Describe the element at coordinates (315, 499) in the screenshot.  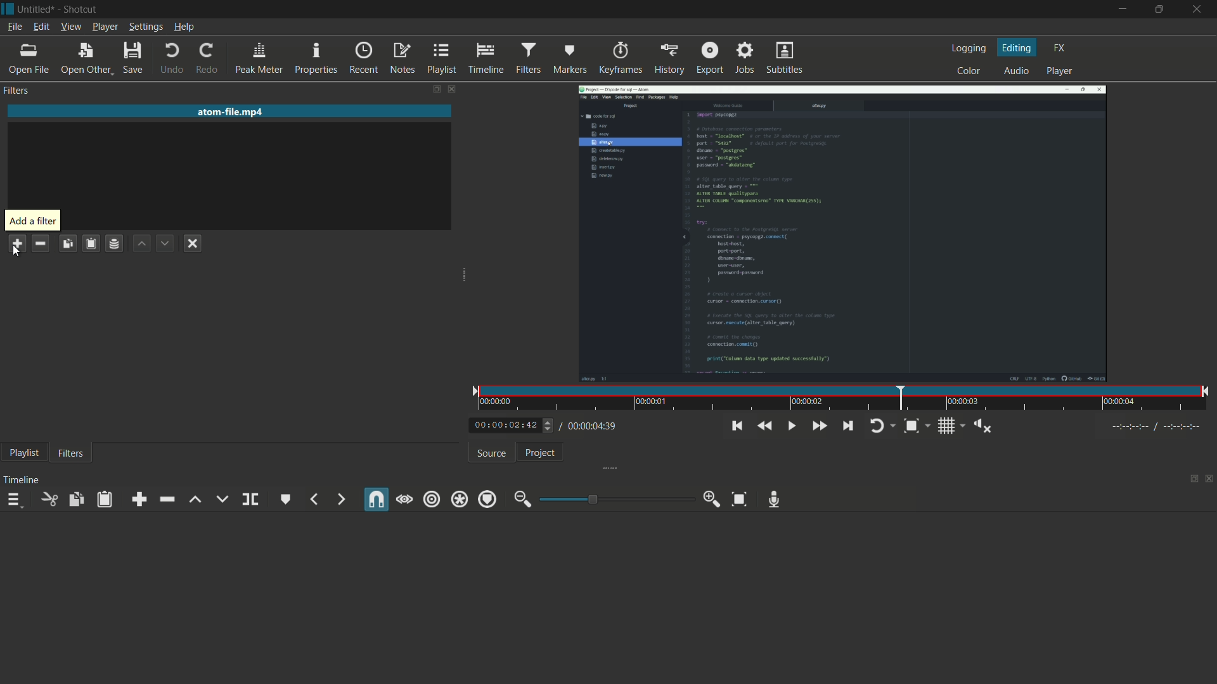
I see `previous marker` at that location.